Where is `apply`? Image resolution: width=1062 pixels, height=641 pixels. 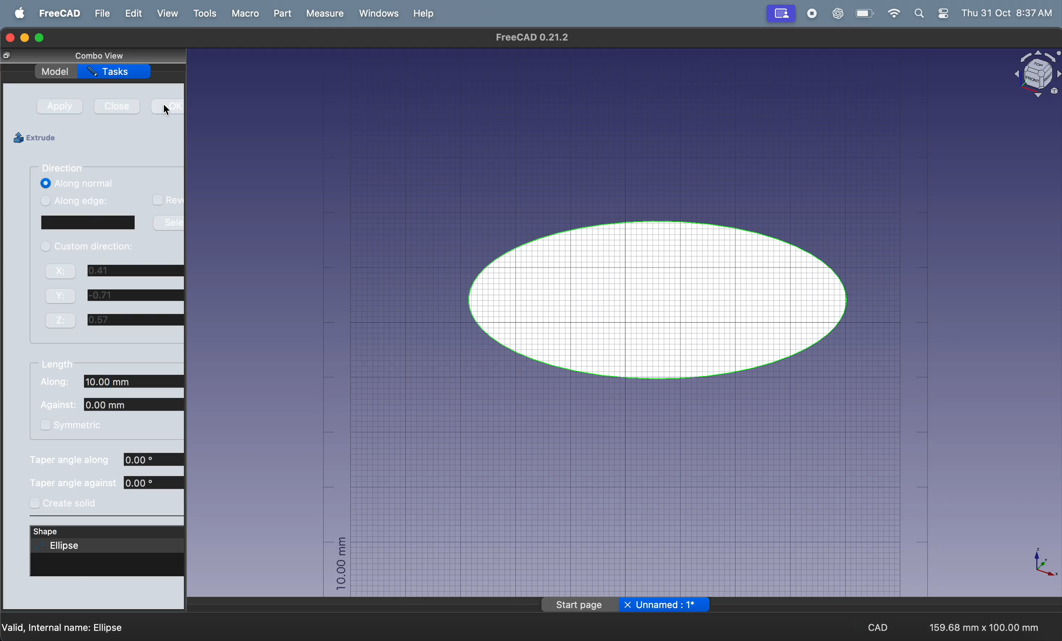
apply is located at coordinates (60, 108).